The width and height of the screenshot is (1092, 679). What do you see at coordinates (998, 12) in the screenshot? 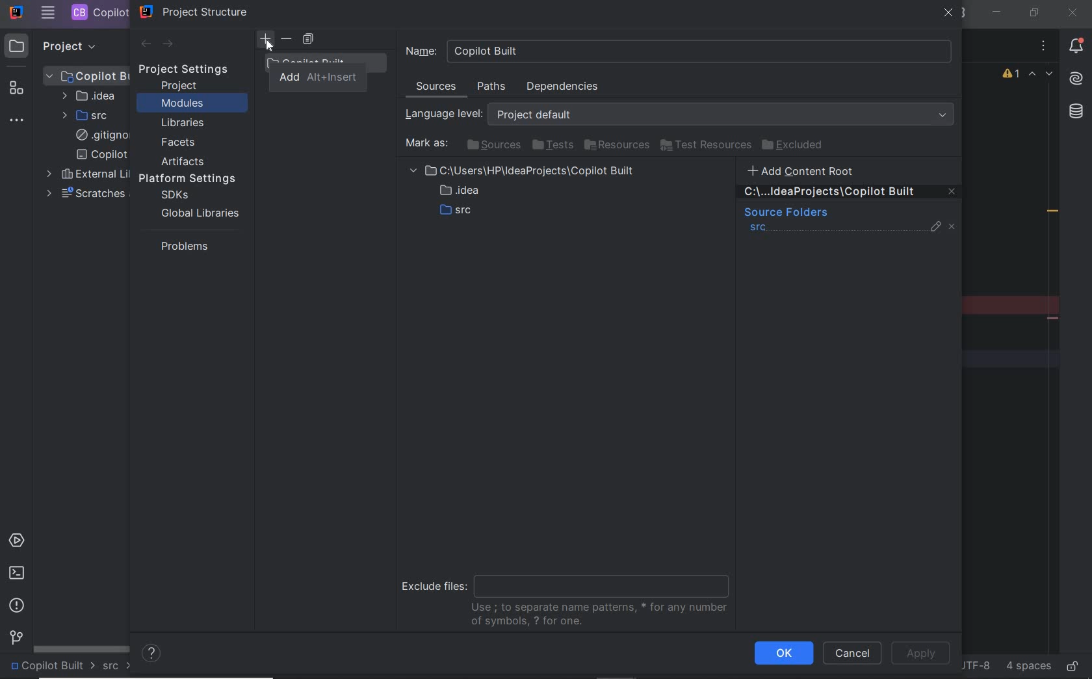
I see `minimize` at bounding box center [998, 12].